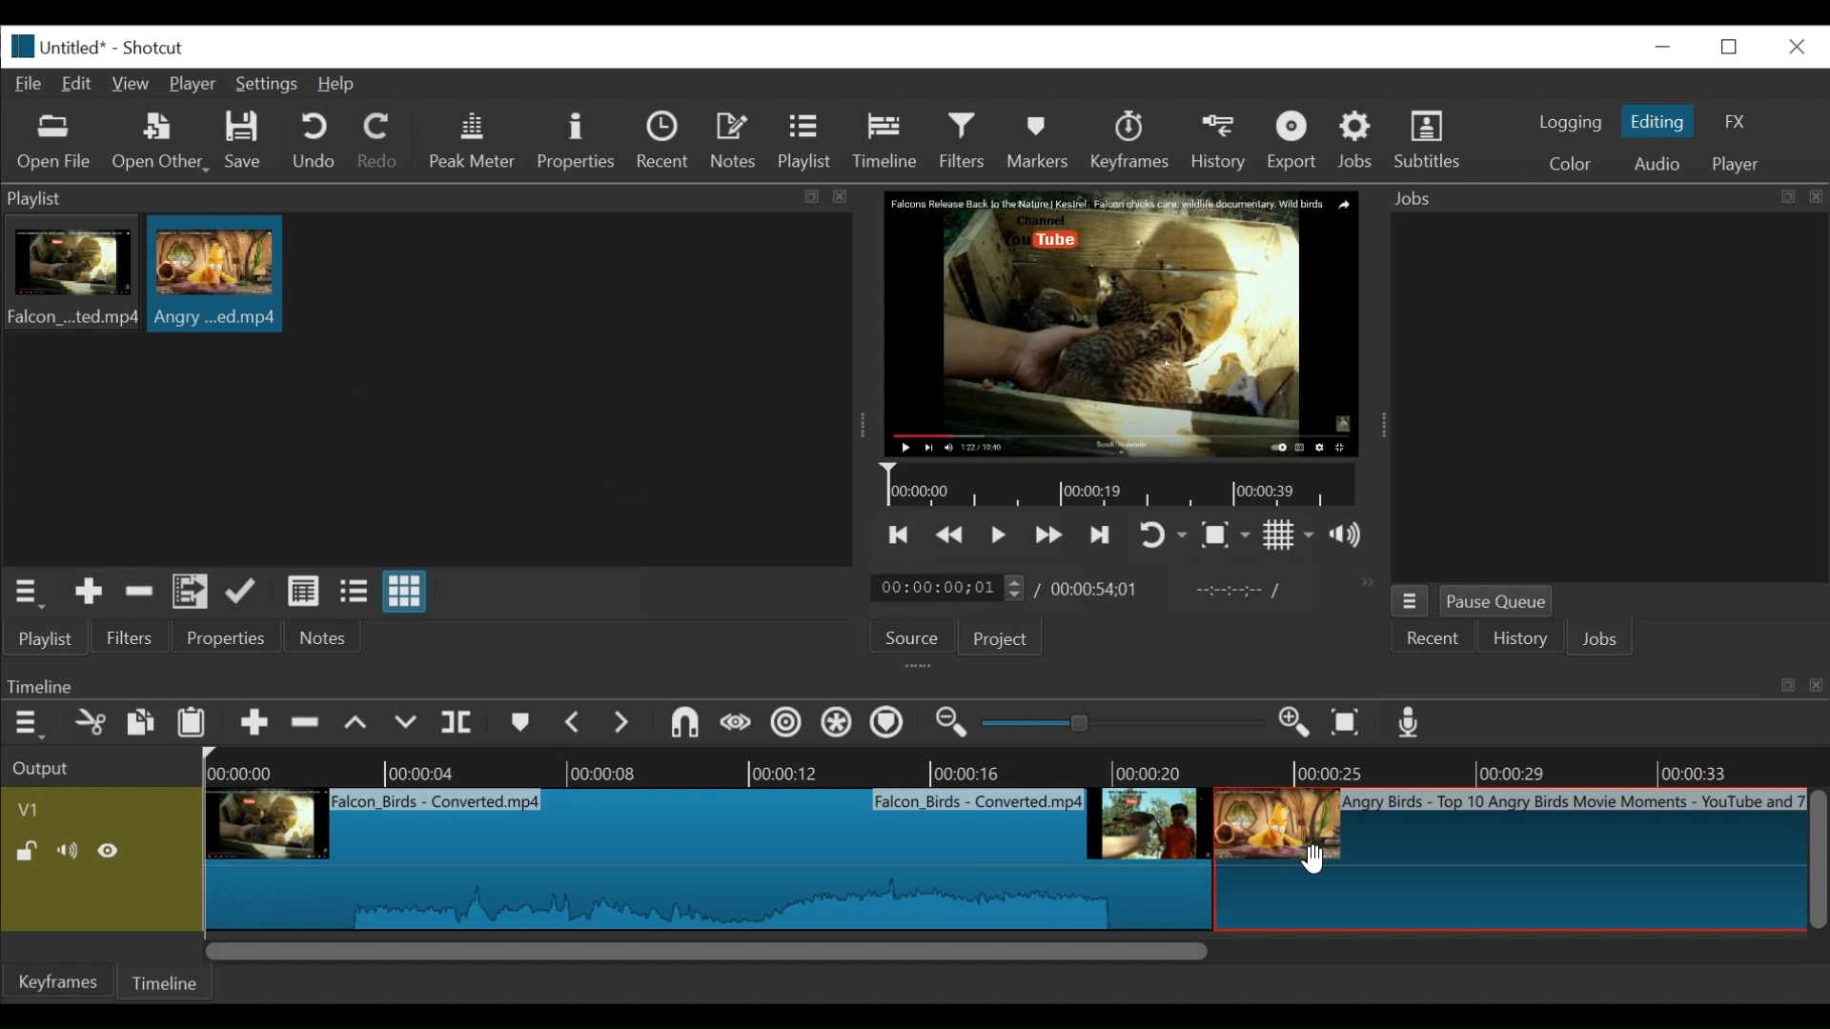  Describe the element at coordinates (476, 141) in the screenshot. I see `Peak Meter` at that location.